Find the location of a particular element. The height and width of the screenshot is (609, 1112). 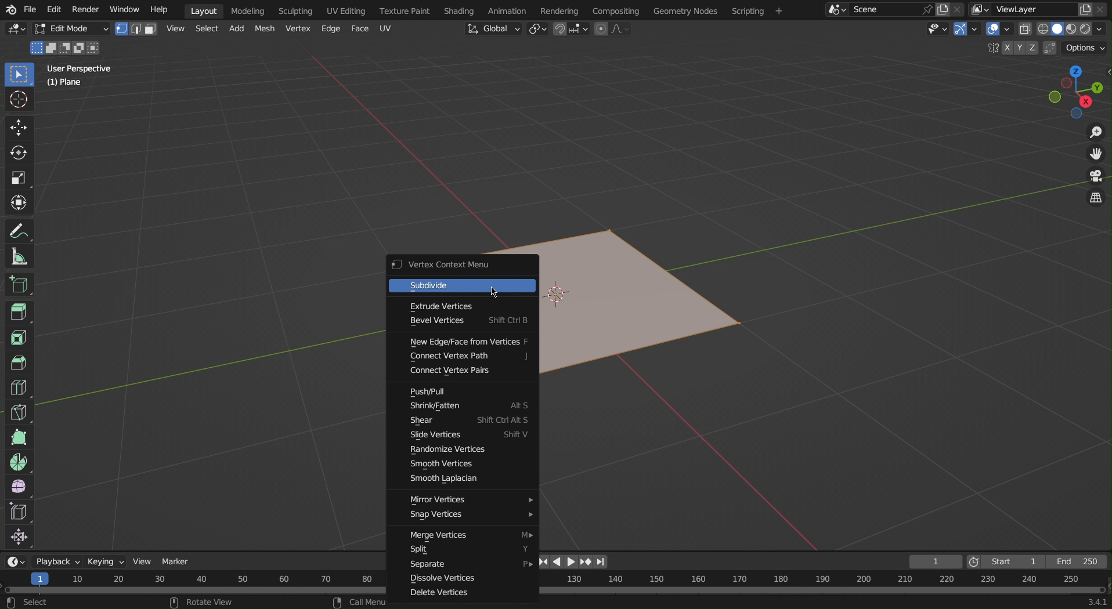

Mode is located at coordinates (66, 48).